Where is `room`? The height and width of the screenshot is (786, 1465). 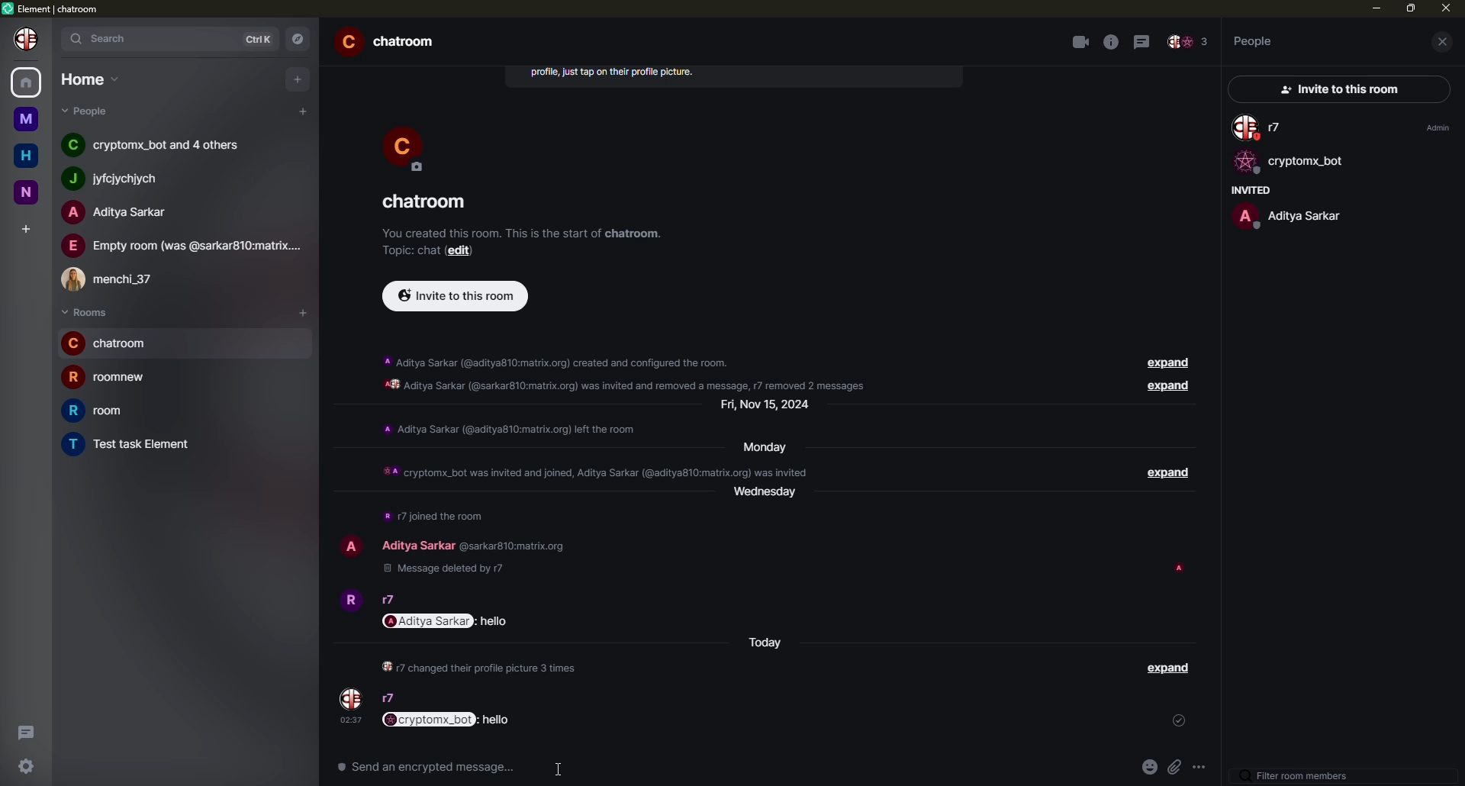 room is located at coordinates (426, 201).